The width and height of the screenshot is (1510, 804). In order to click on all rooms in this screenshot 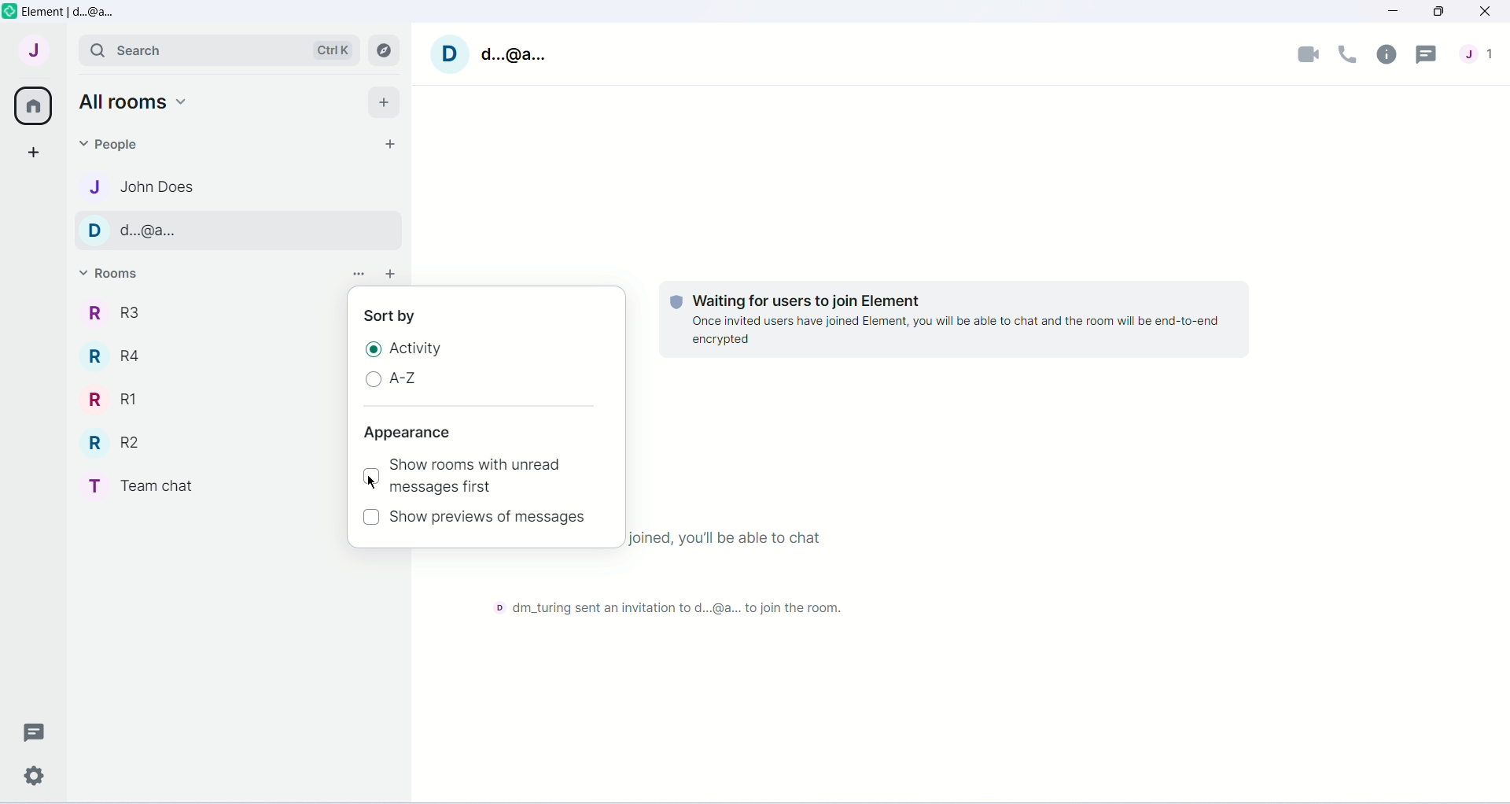, I will do `click(135, 101)`.